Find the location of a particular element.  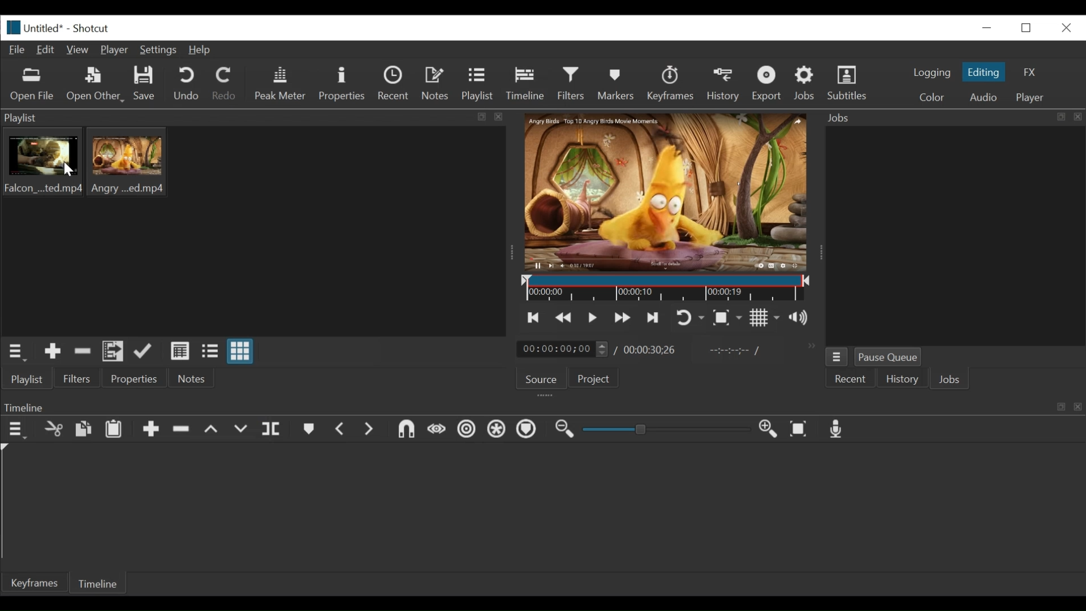

Timeline is located at coordinates (528, 81).